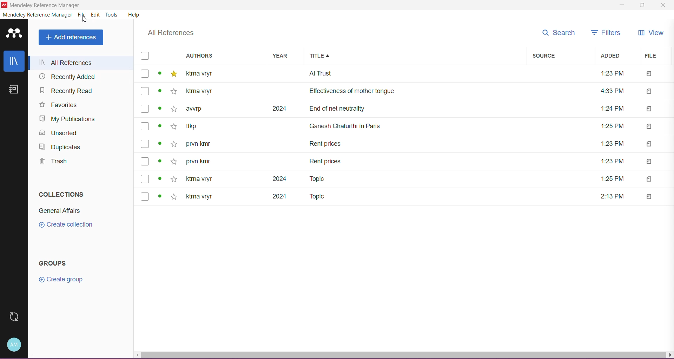  What do you see at coordinates (61, 148) in the screenshot?
I see `Duplicates` at bounding box center [61, 148].